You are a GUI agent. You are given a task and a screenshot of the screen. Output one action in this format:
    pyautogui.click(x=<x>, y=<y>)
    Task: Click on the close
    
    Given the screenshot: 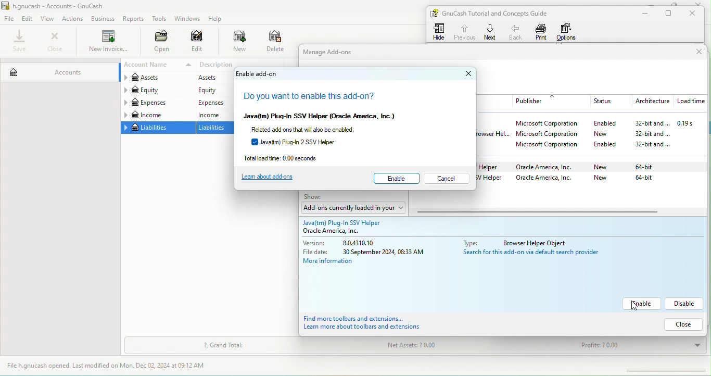 What is the action you would take?
    pyautogui.click(x=695, y=14)
    